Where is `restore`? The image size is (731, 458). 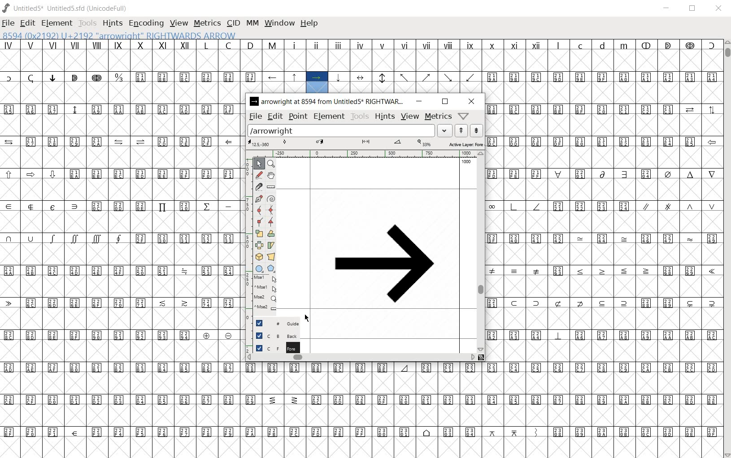
restore is located at coordinates (444, 102).